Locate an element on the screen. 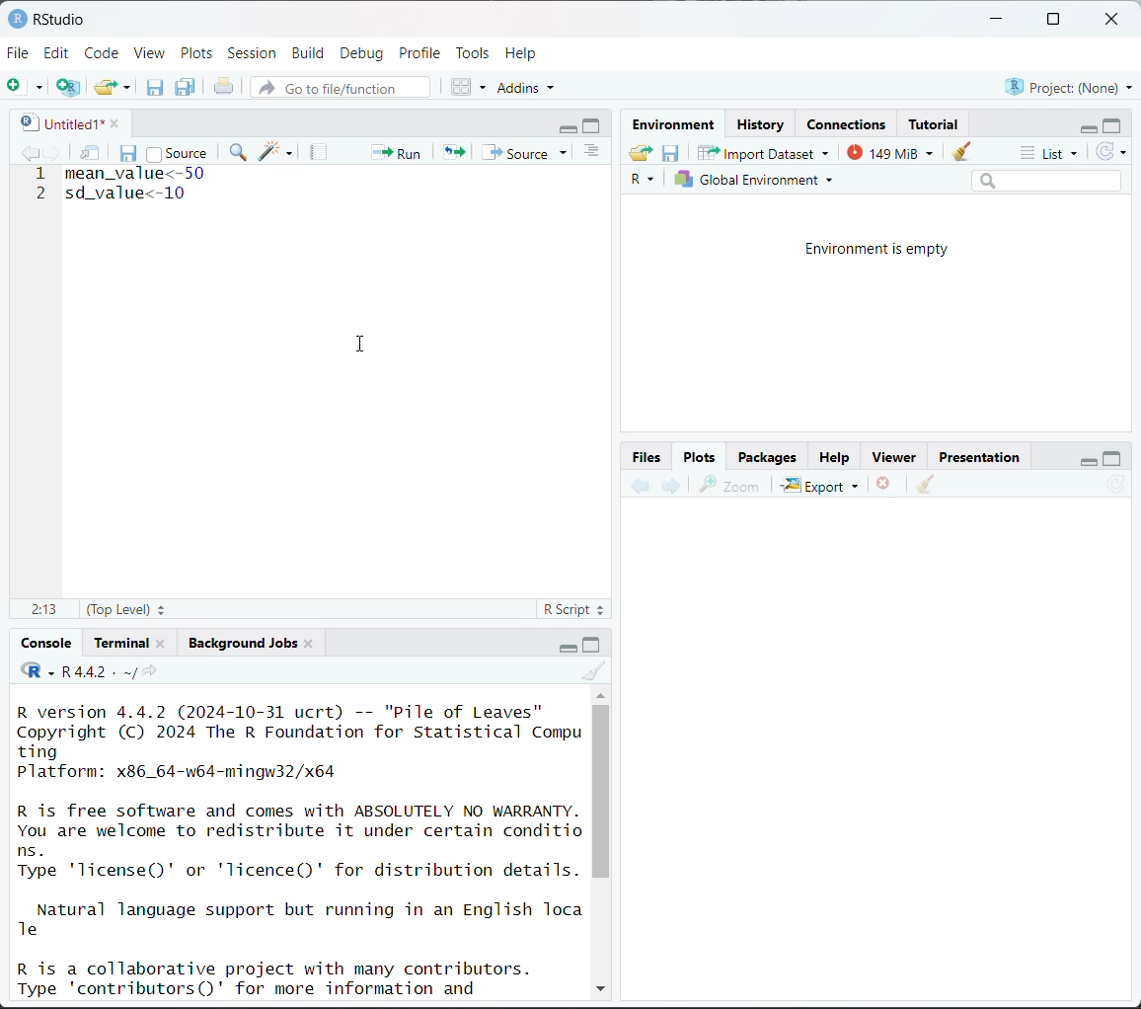 Image resolution: width=1141 pixels, height=1009 pixels. maximize is located at coordinates (1113, 124).